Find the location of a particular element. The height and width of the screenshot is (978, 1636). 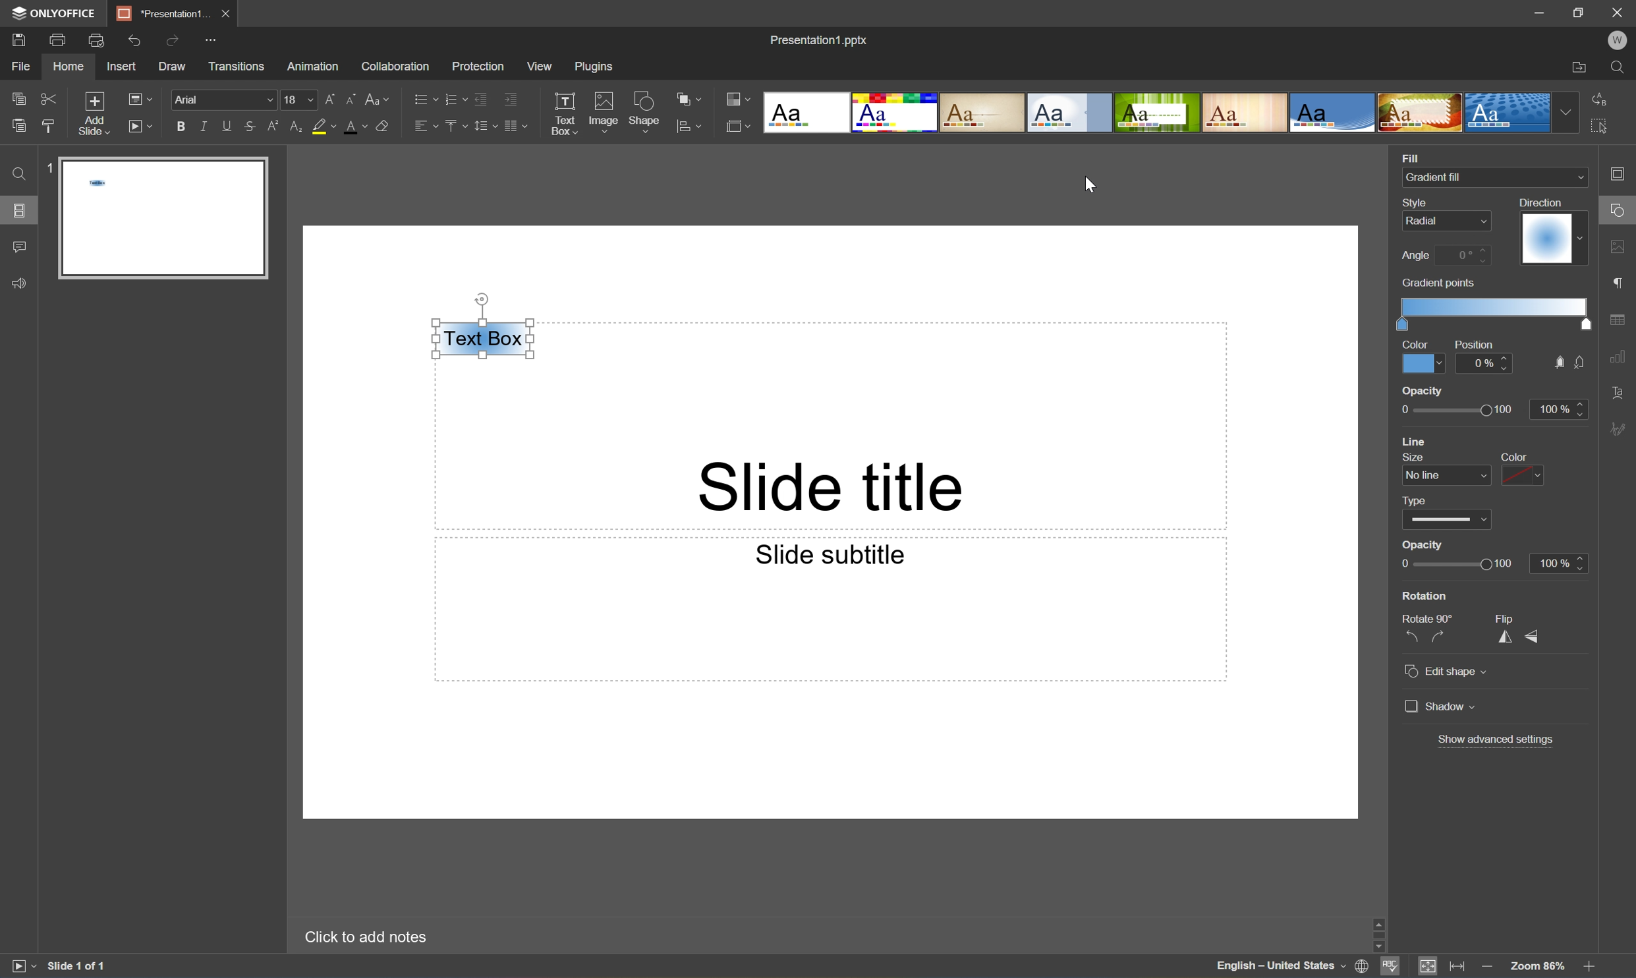

Fit to width is located at coordinates (1457, 965).